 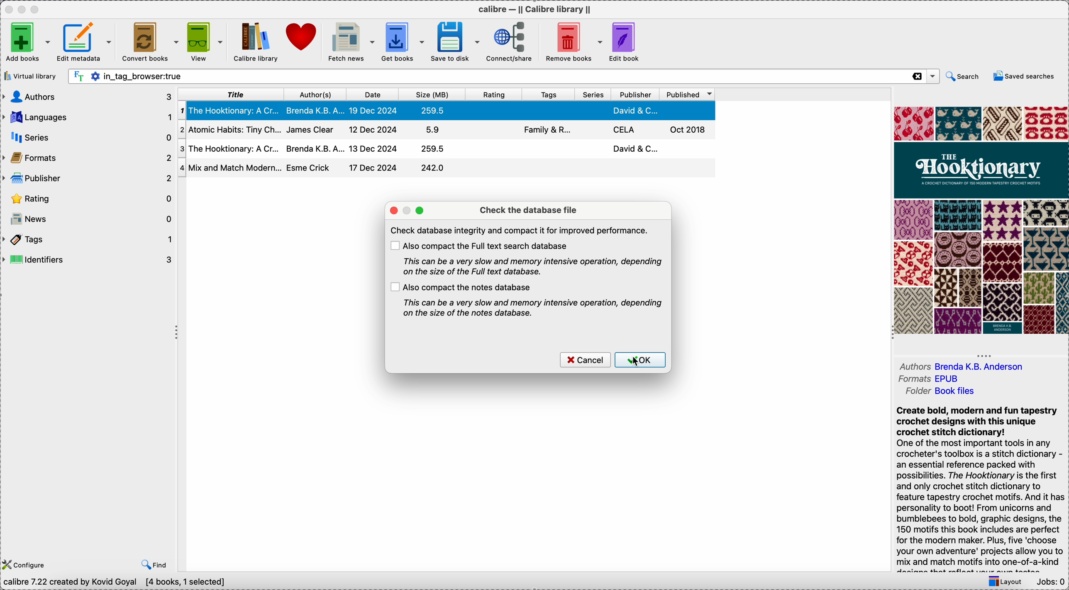 What do you see at coordinates (371, 95) in the screenshot?
I see `date` at bounding box center [371, 95].